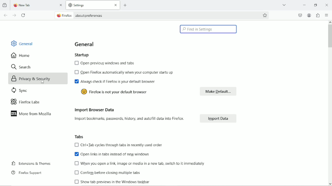 This screenshot has height=186, width=332. Describe the element at coordinates (316, 4) in the screenshot. I see `restore down` at that location.